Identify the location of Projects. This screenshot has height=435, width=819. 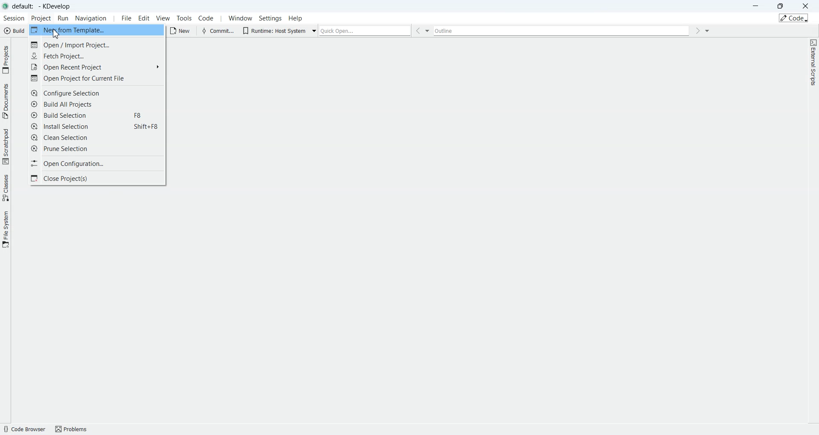
(6, 59).